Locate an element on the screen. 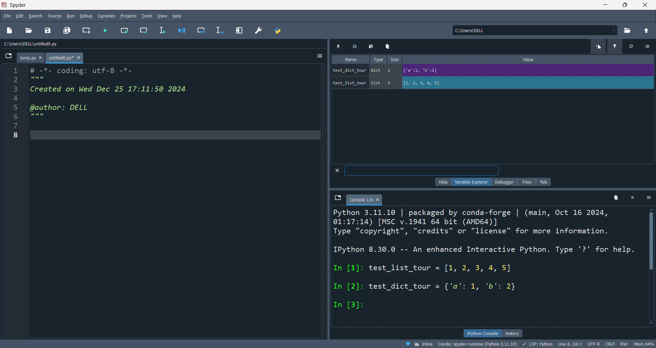 The width and height of the screenshot is (656, 348). open file is located at coordinates (10, 31).